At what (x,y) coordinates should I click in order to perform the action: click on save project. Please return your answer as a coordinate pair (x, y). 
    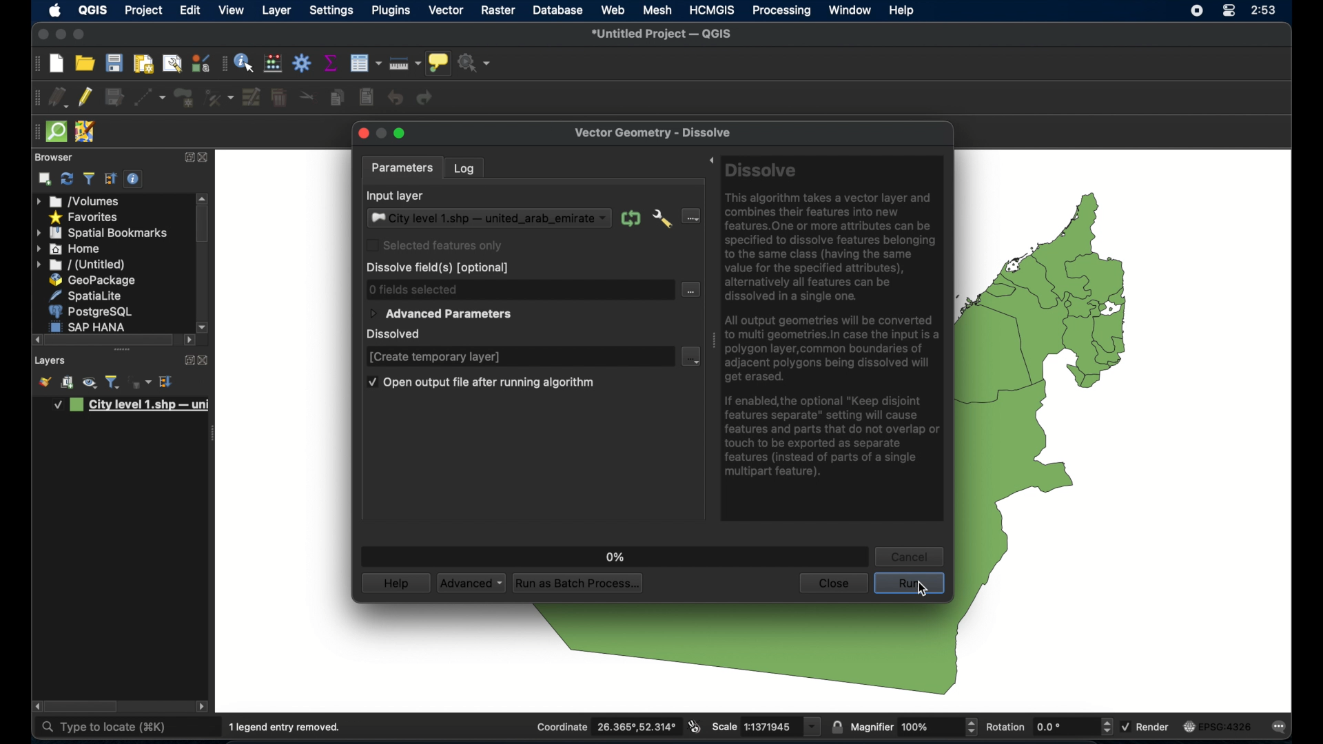
    Looking at the image, I should click on (115, 63).